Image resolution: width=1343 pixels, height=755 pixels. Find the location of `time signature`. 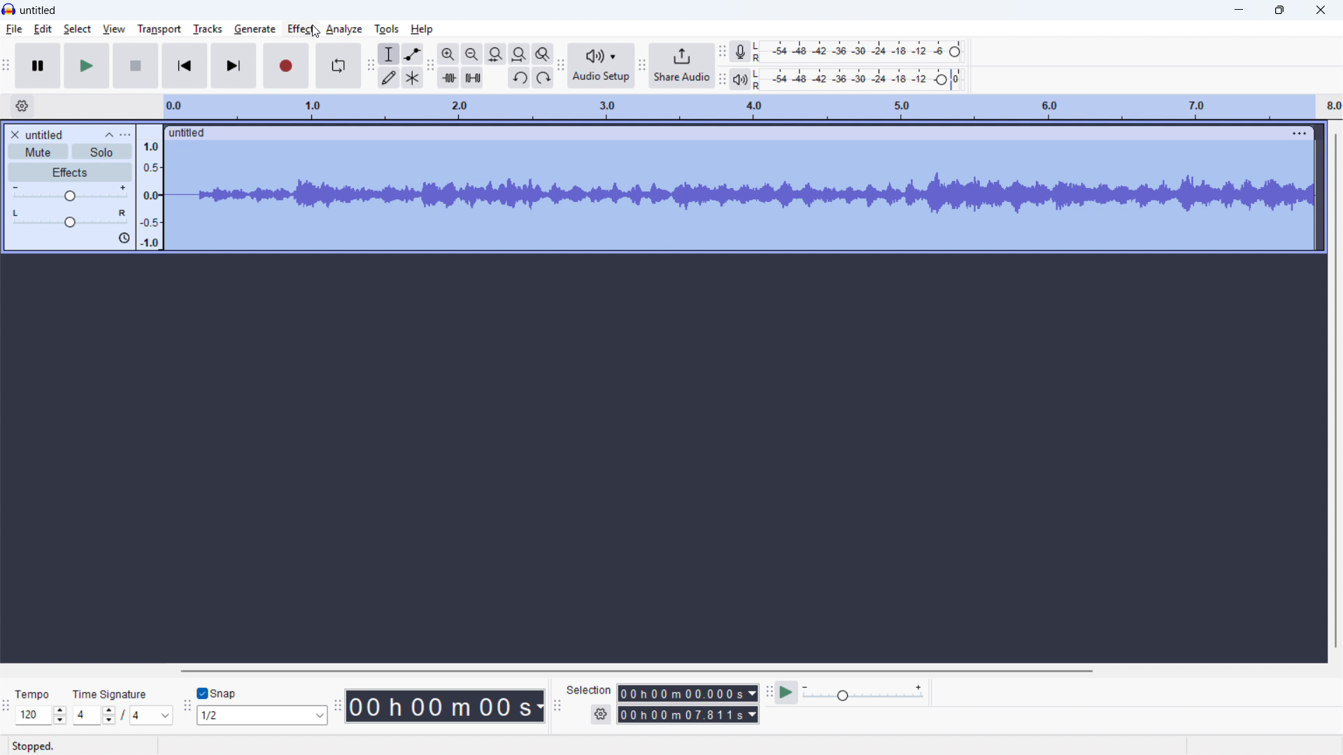

time signature is located at coordinates (111, 695).